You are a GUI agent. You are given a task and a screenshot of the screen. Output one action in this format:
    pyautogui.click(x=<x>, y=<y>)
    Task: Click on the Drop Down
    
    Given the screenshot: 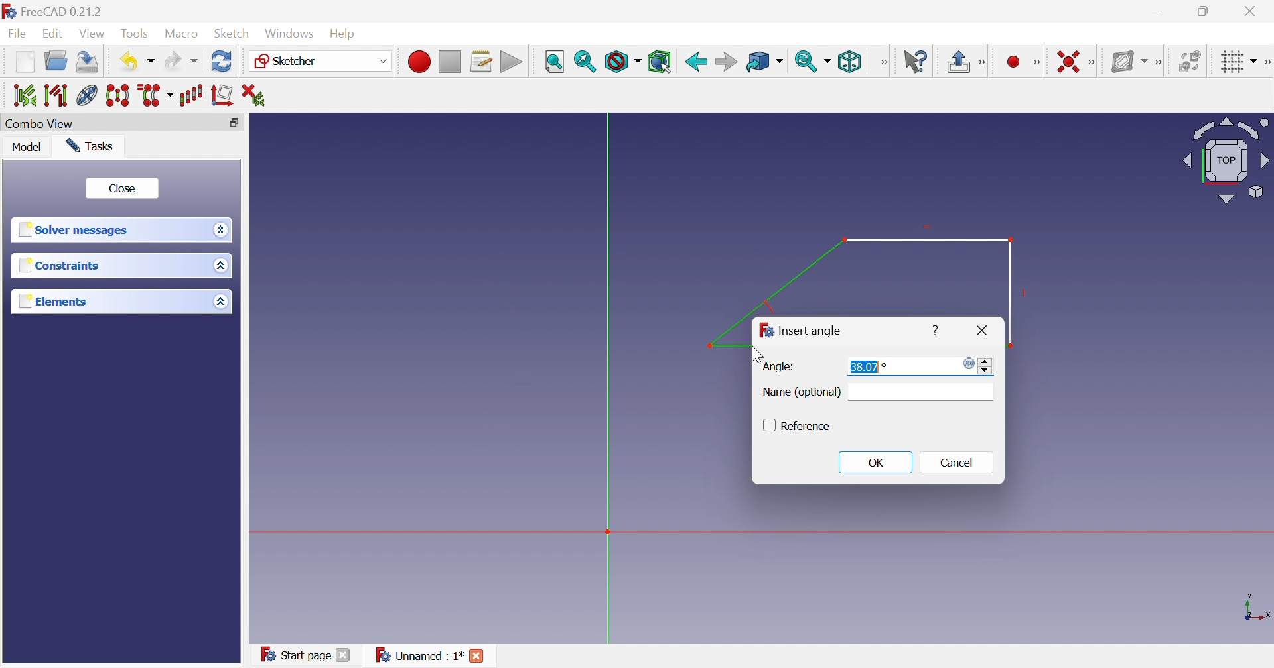 What is the action you would take?
    pyautogui.click(x=222, y=266)
    